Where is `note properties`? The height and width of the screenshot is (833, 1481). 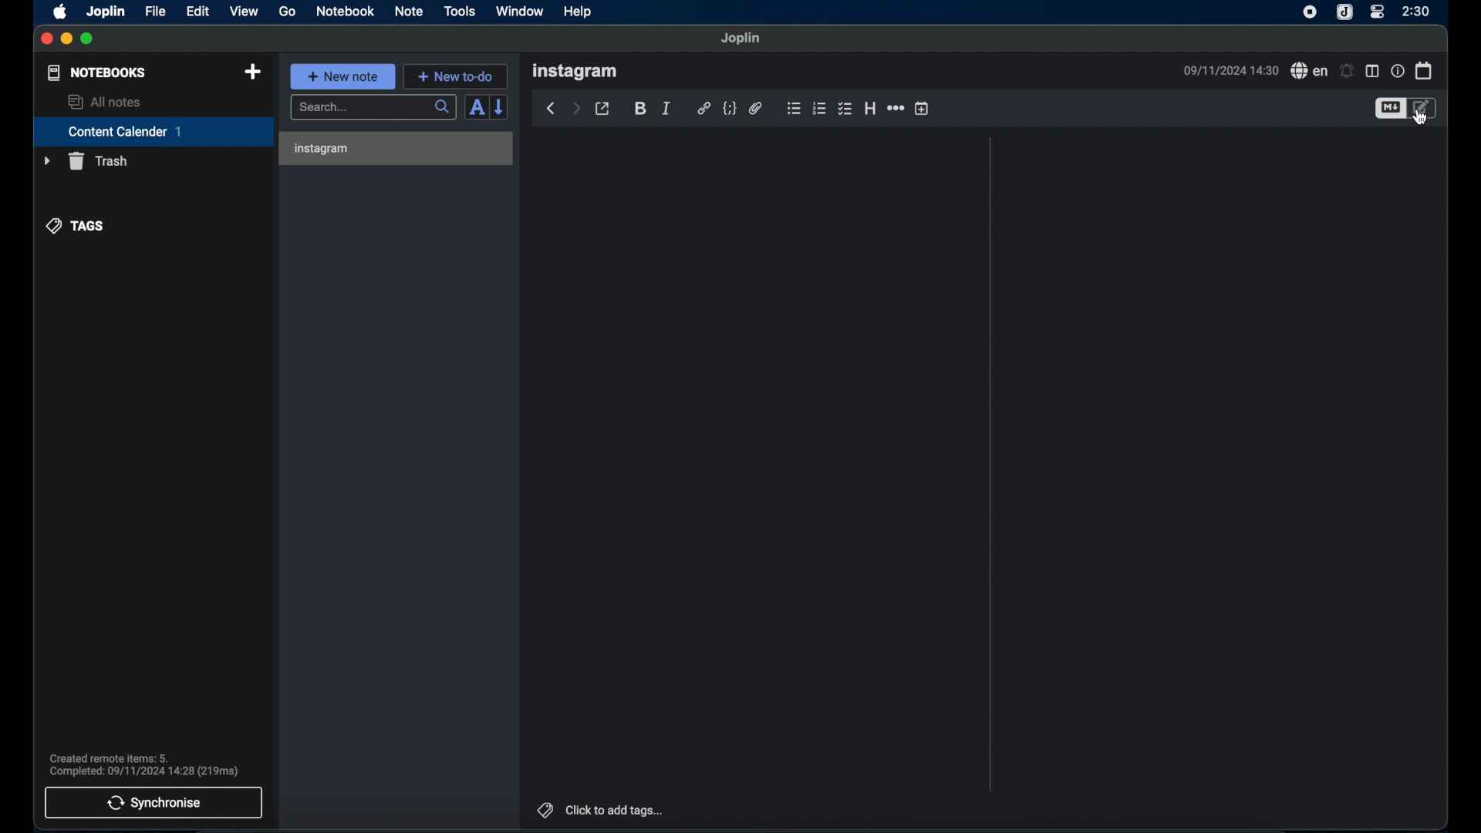
note properties is located at coordinates (1398, 70).